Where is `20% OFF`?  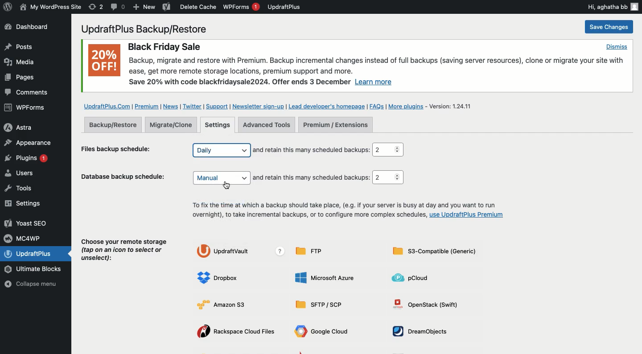
20% OFF is located at coordinates (104, 62).